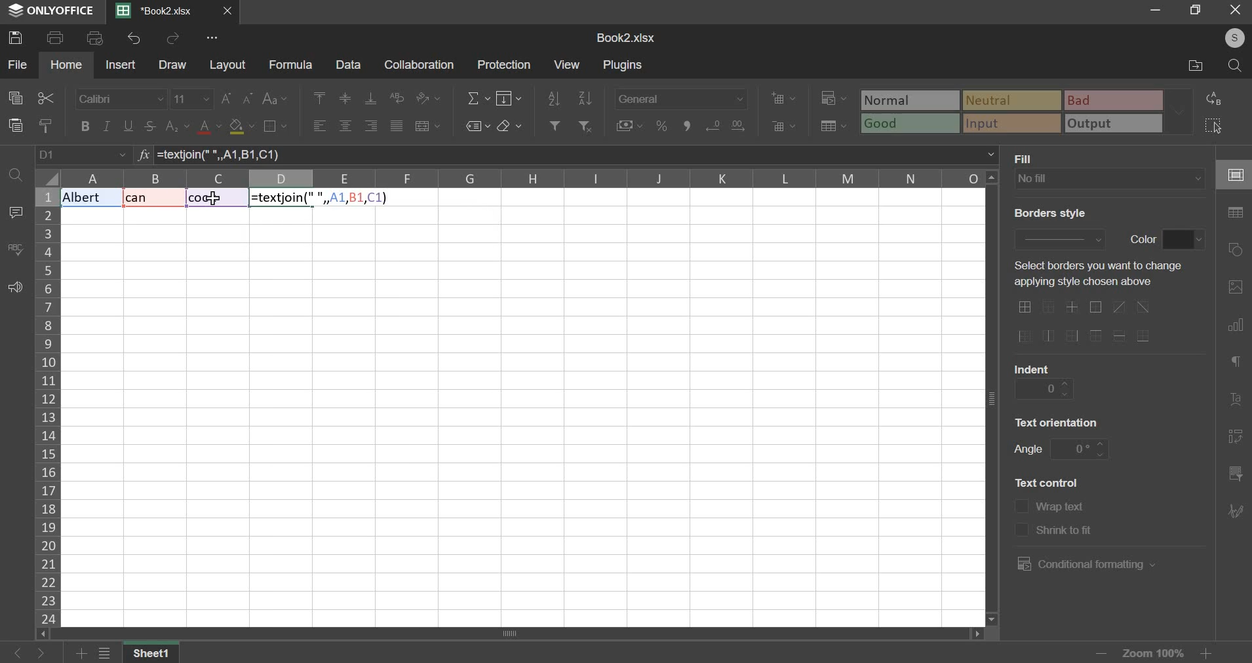  I want to click on border style, so click(1059, 237).